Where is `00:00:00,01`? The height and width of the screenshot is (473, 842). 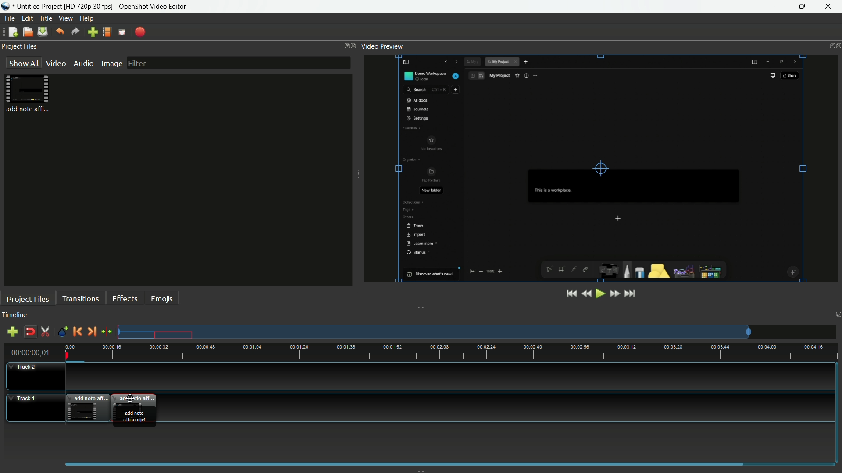
00:00:00,01 is located at coordinates (31, 352).